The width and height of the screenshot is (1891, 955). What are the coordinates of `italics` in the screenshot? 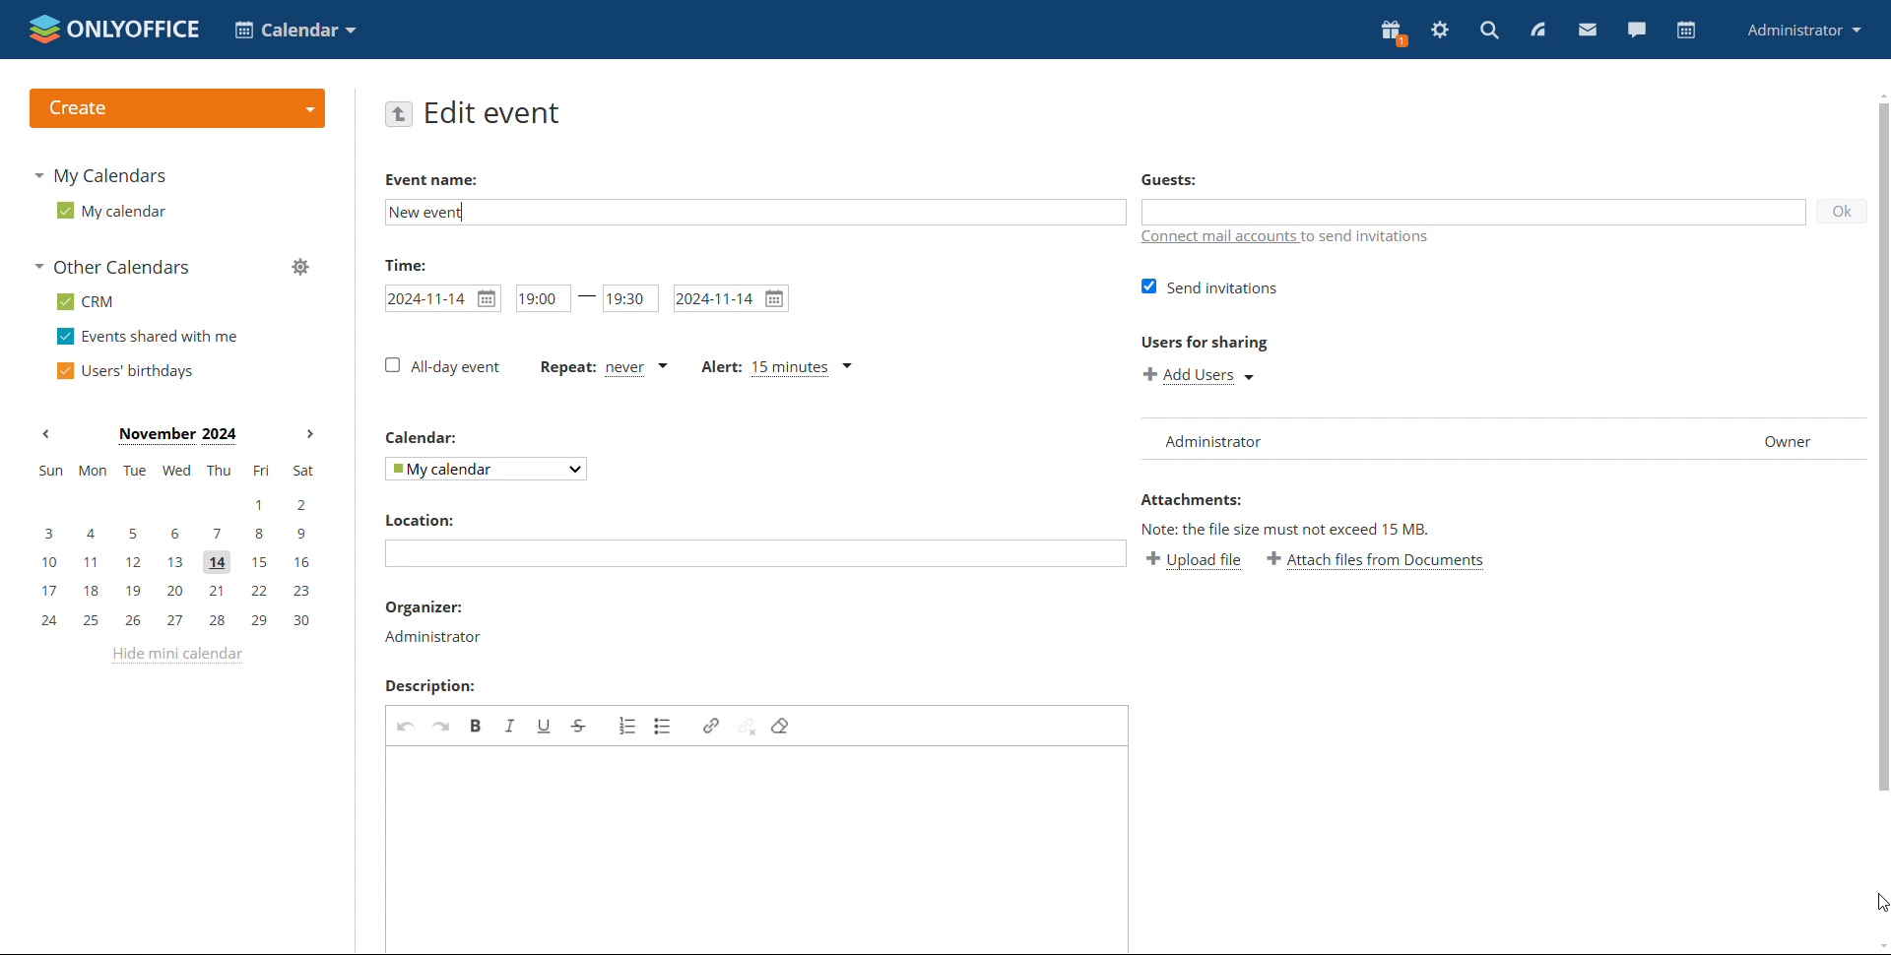 It's located at (510, 726).